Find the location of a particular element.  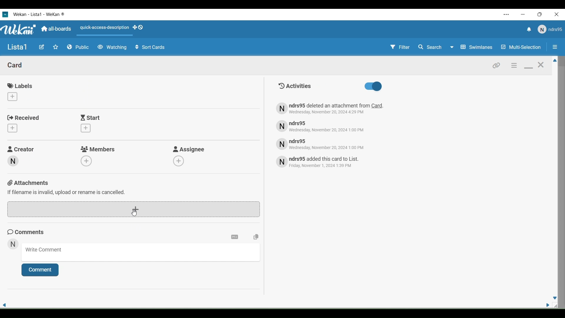

Add assignee is located at coordinates (178, 161).